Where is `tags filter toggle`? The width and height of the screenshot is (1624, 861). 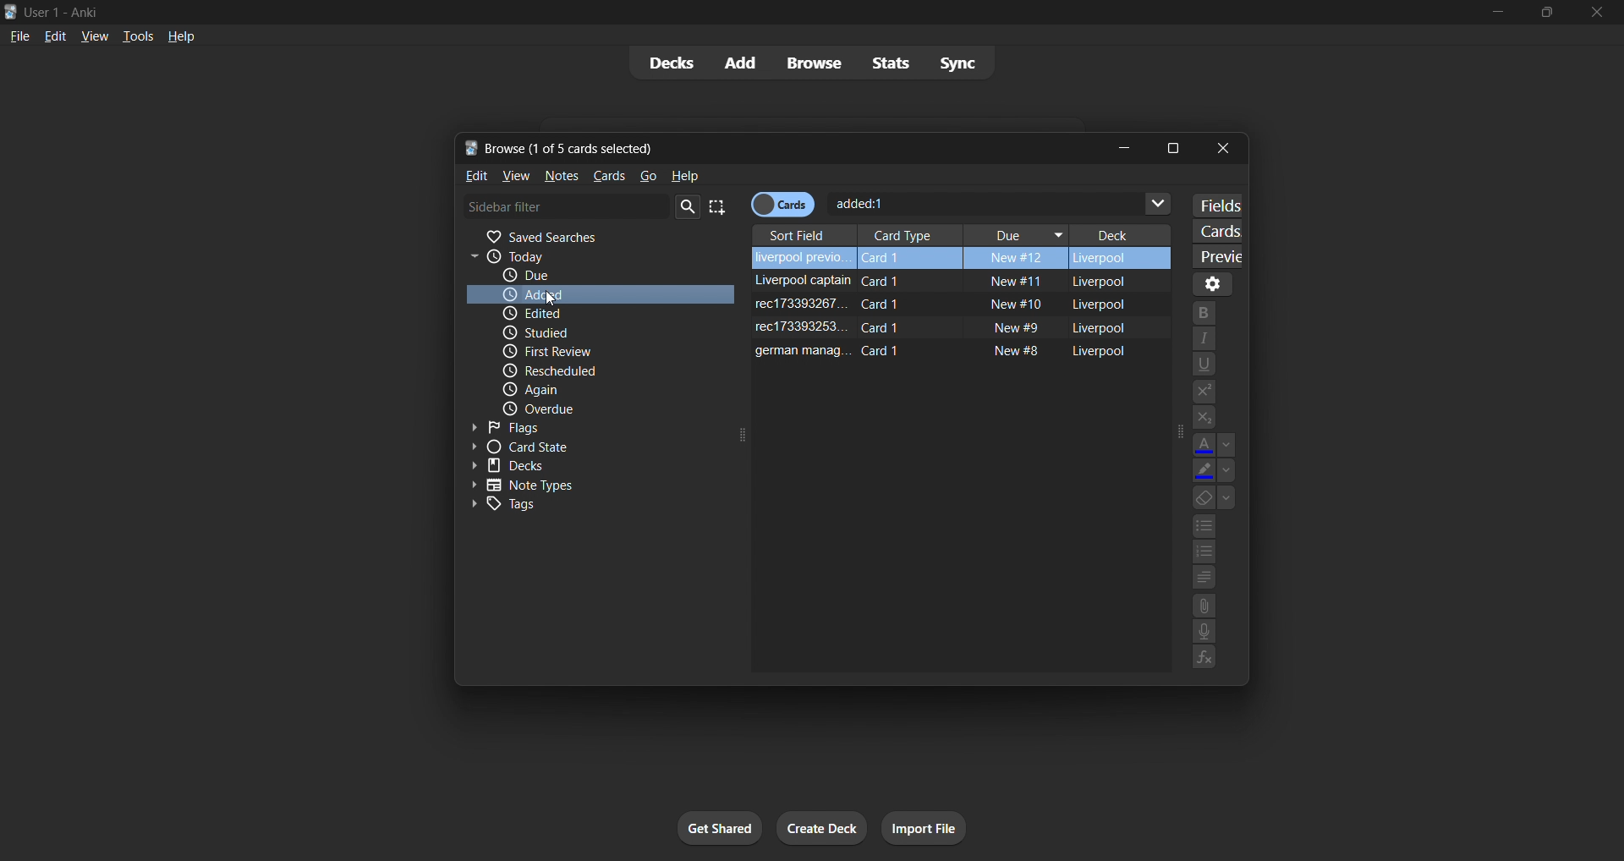 tags filter toggle is located at coordinates (588, 506).